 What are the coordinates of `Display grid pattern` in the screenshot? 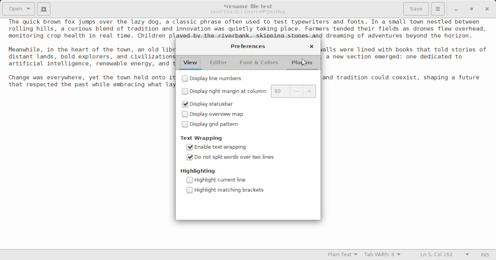 It's located at (211, 125).